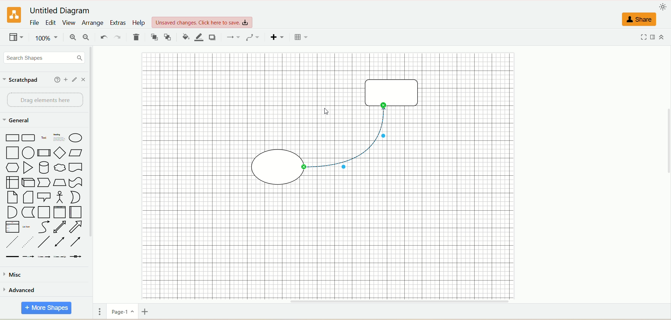 The image size is (671, 320). Describe the element at coordinates (153, 37) in the screenshot. I see `to front` at that location.